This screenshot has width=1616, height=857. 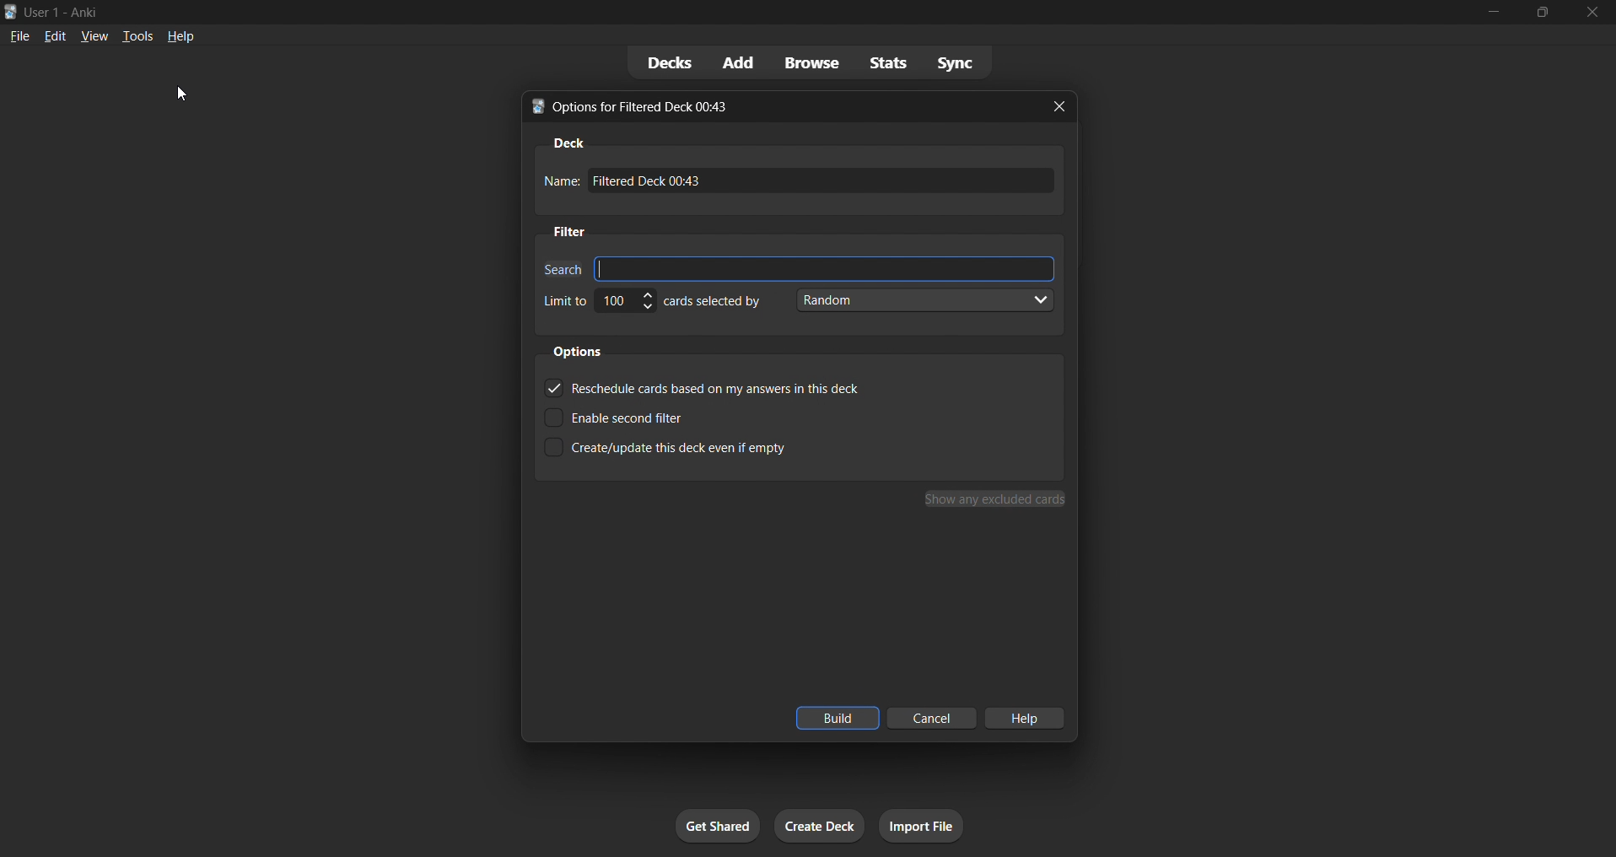 I want to click on Enable second filter, so click(x=644, y=414).